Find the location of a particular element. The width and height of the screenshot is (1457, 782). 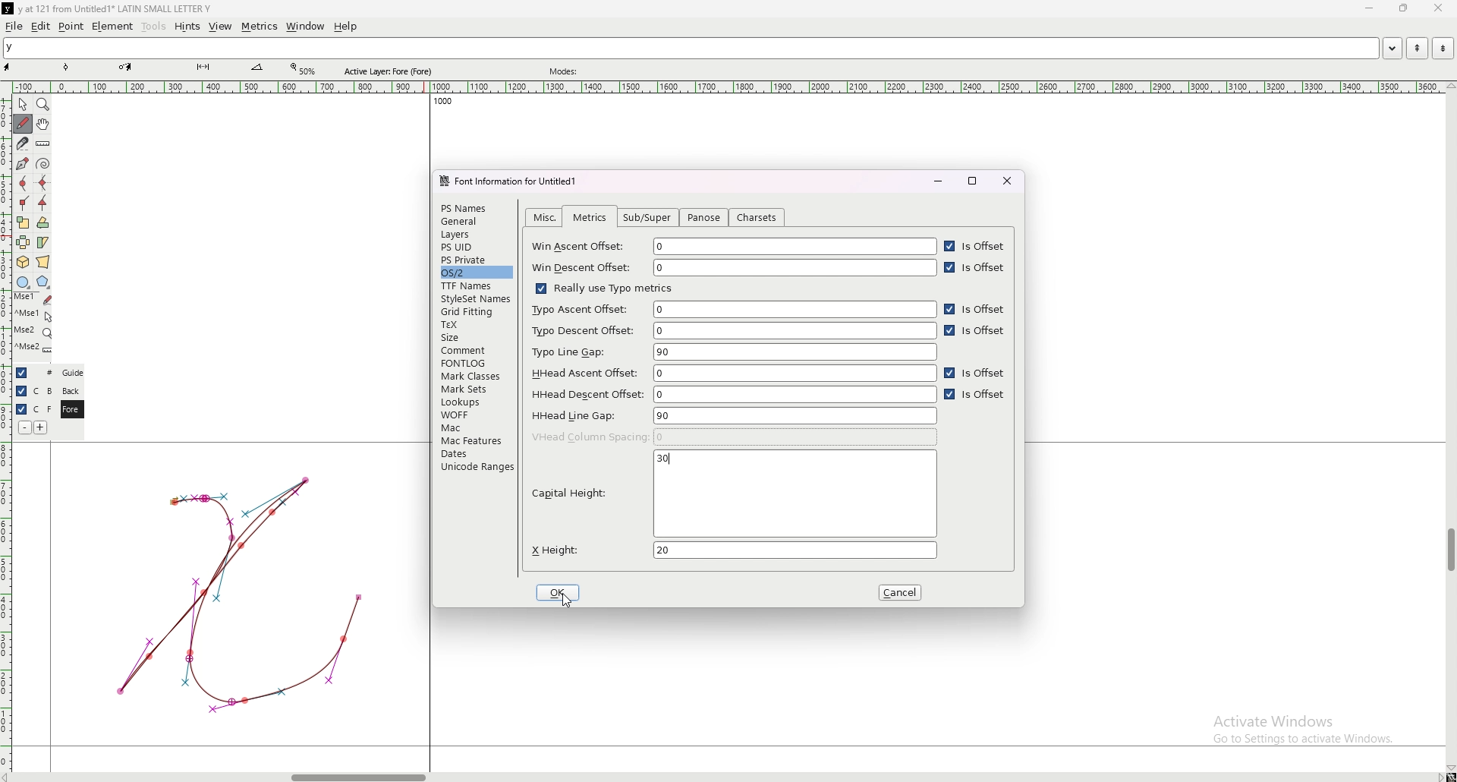

help is located at coordinates (345, 27).